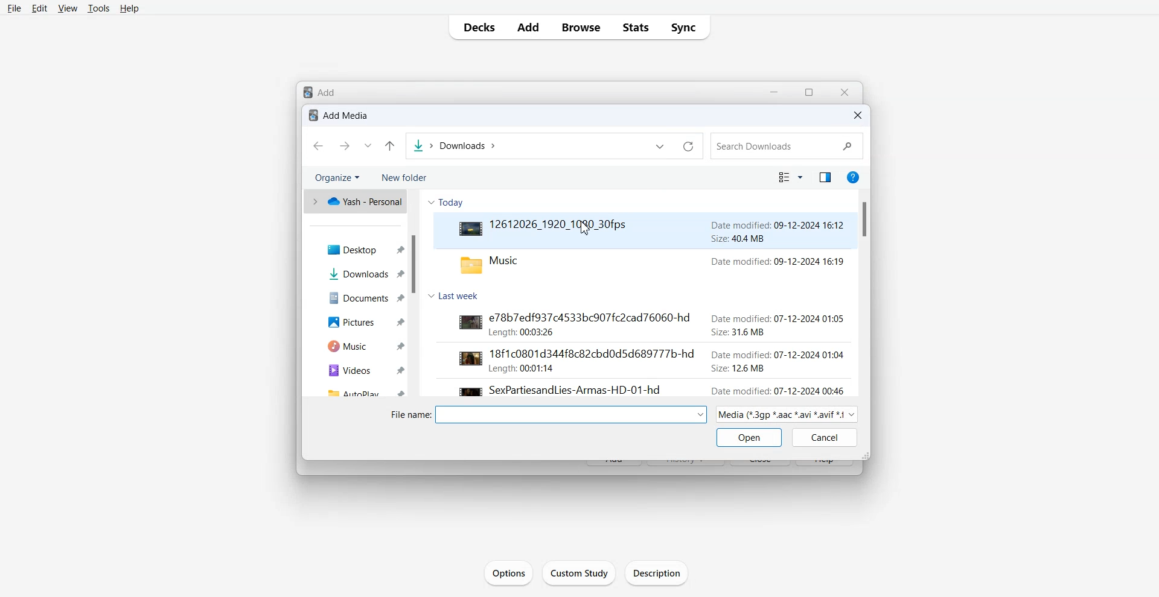 The width and height of the screenshot is (1159, 597). I want to click on resize, so click(808, 91).